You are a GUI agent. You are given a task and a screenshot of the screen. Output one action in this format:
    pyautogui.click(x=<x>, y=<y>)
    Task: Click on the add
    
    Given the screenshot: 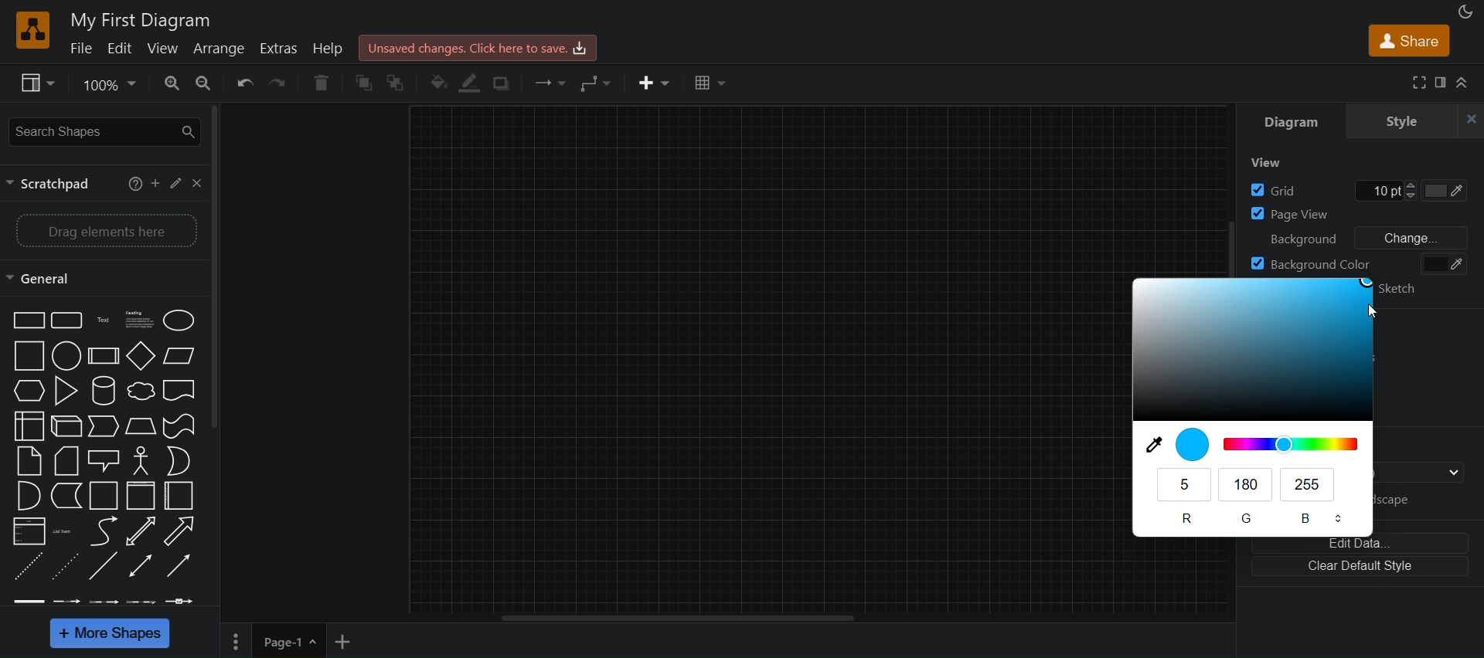 What is the action you would take?
    pyautogui.click(x=157, y=185)
    